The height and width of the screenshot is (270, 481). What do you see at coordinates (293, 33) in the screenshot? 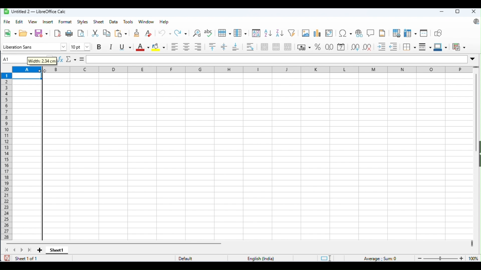
I see `filter` at bounding box center [293, 33].